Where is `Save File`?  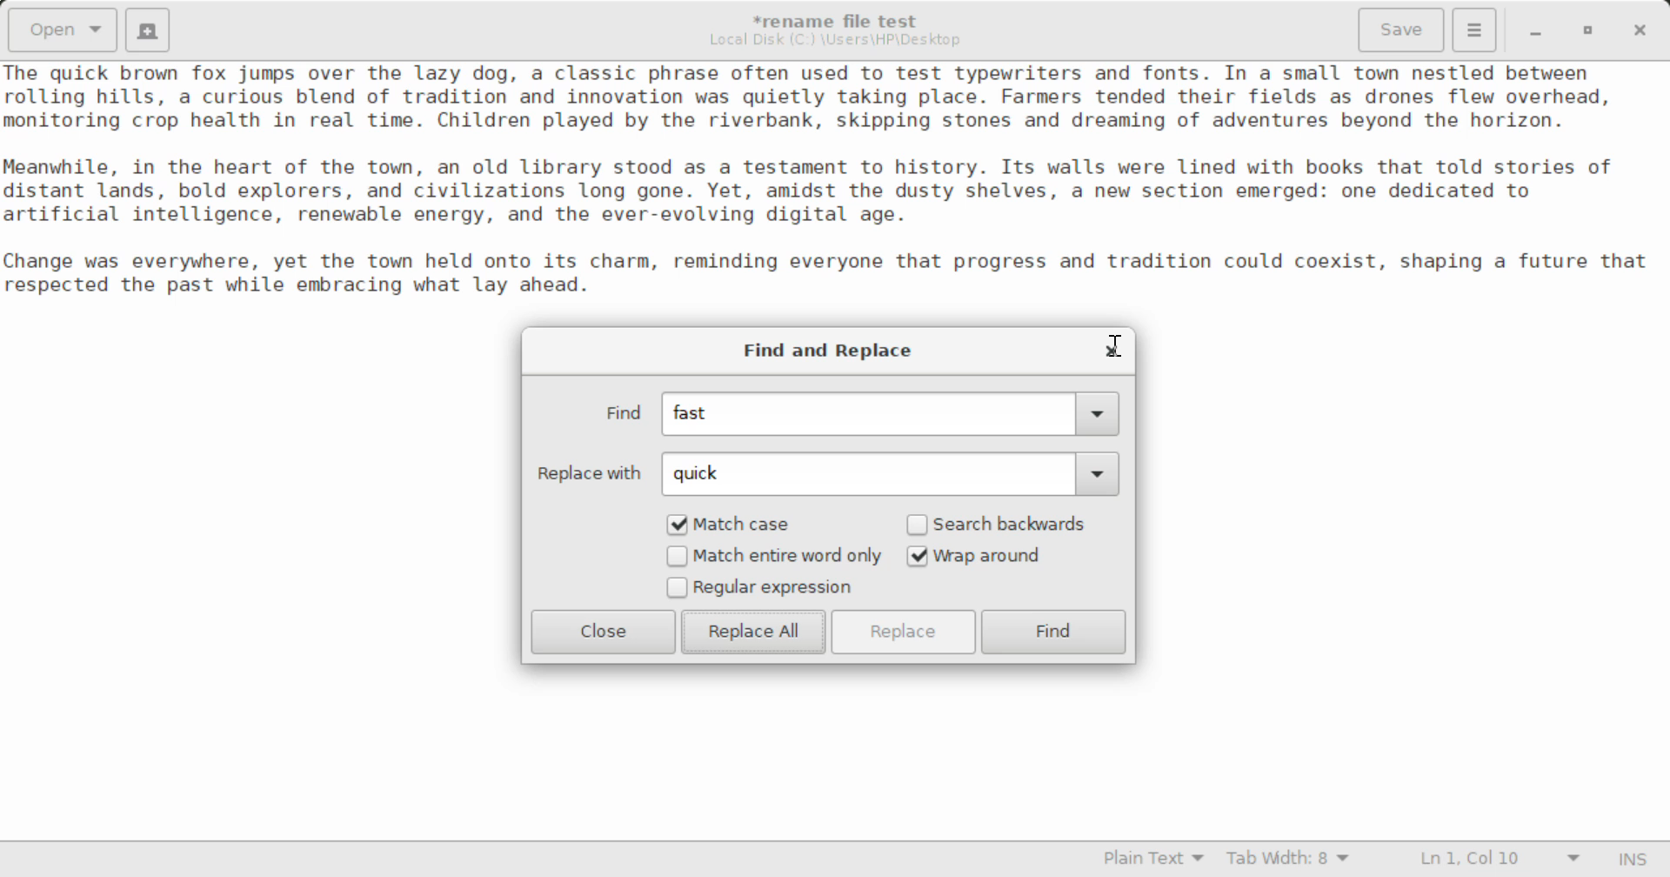 Save File is located at coordinates (1404, 28).